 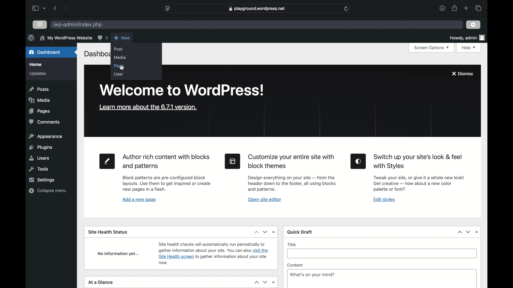 I want to click on learn more about the version 6.7.2, so click(x=148, y=107).